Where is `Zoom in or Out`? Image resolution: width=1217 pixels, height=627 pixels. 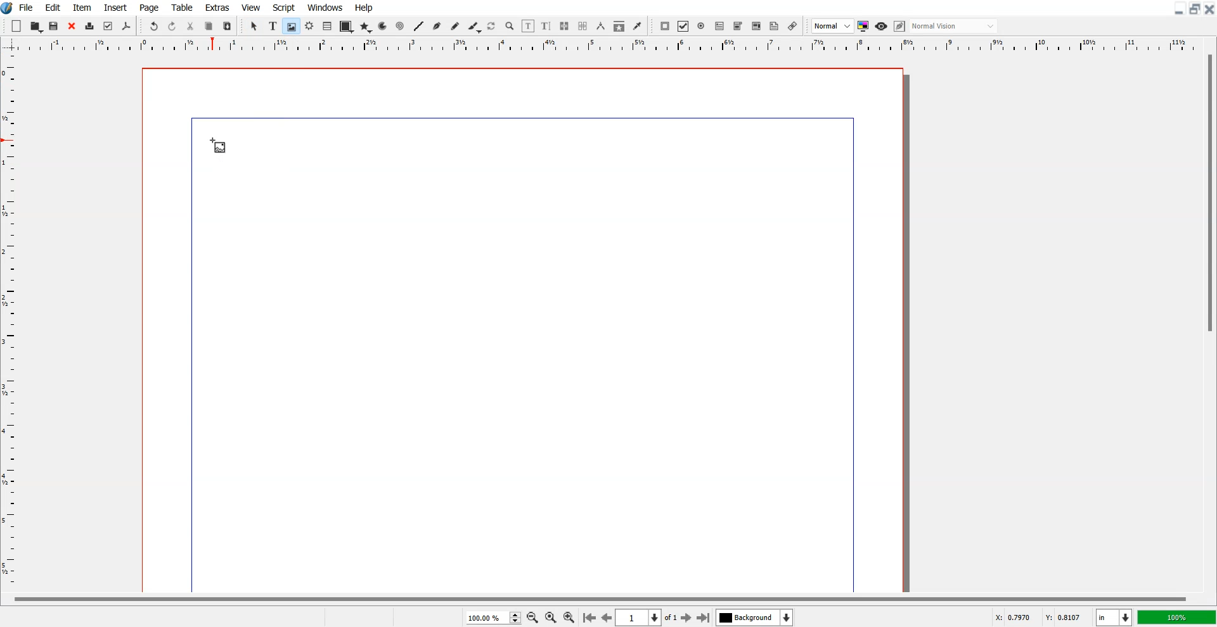 Zoom in or Out is located at coordinates (510, 27).